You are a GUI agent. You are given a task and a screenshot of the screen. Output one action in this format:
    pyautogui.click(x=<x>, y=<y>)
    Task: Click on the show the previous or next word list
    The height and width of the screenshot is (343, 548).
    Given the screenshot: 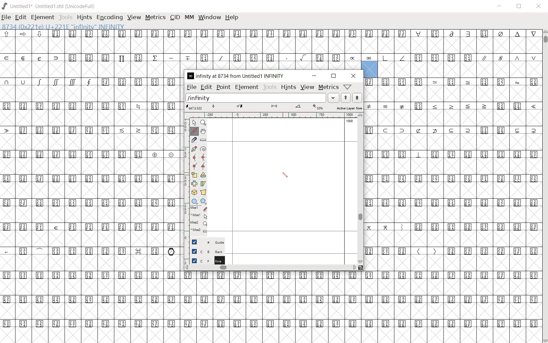 What is the action you would take?
    pyautogui.click(x=351, y=98)
    